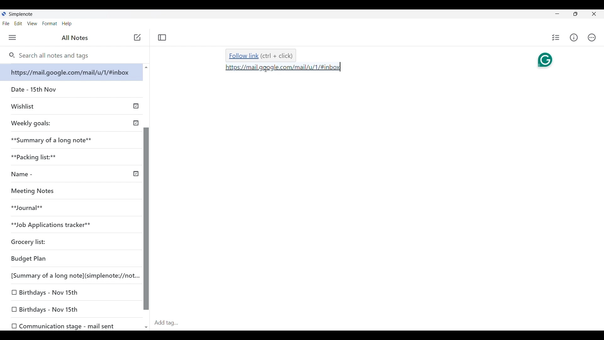 This screenshot has width=604, height=340. What do you see at coordinates (61, 325) in the screenshot?
I see `O Communication stage - mail` at bounding box center [61, 325].